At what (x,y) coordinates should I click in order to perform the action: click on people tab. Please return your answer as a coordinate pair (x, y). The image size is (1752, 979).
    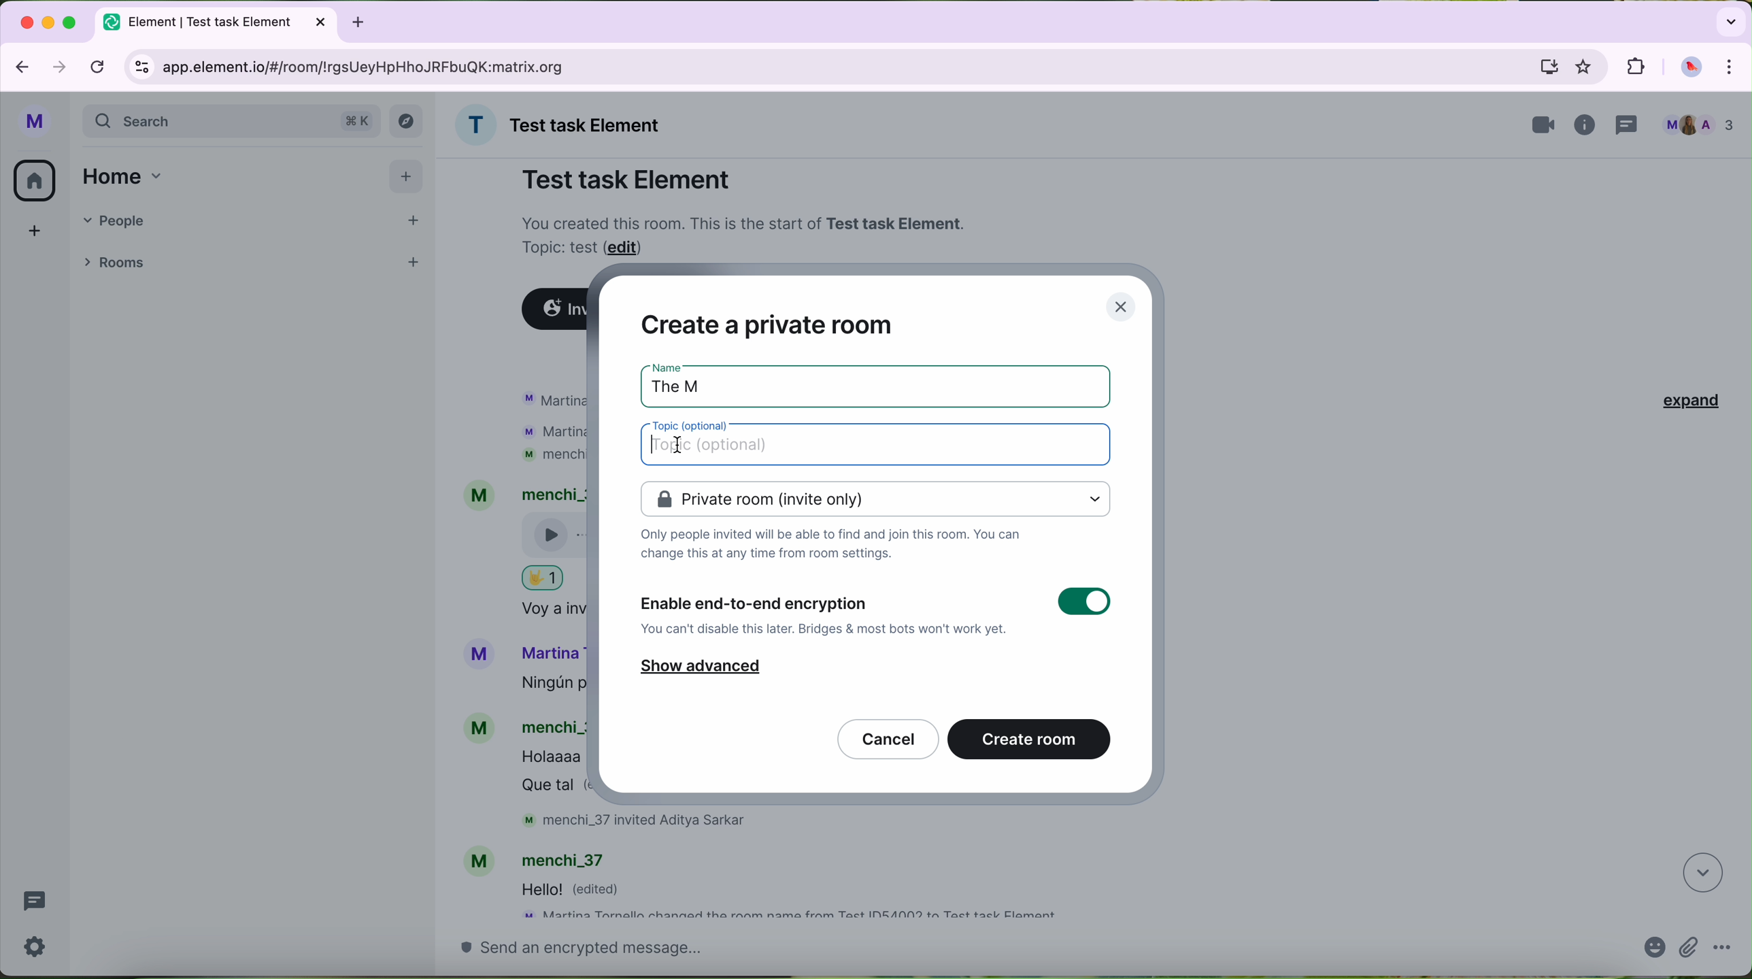
    Looking at the image, I should click on (254, 220).